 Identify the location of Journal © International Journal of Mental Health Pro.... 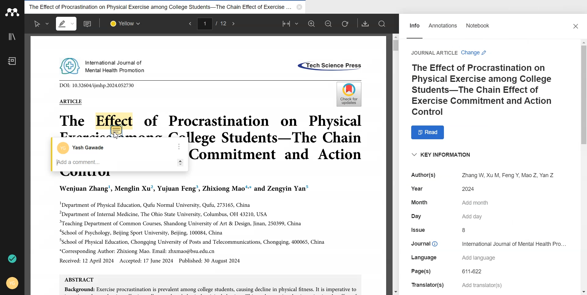
(489, 243).